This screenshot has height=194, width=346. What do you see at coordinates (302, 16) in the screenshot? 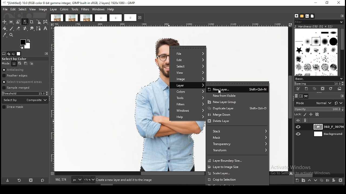
I see `patterns` at bounding box center [302, 16].